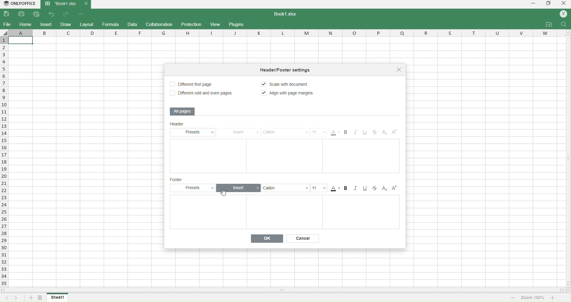 This screenshot has width=571, height=302. What do you see at coordinates (563, 4) in the screenshot?
I see `close` at bounding box center [563, 4].